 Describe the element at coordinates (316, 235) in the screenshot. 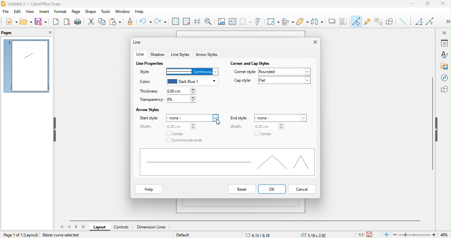

I see `5.18x2.92` at that location.